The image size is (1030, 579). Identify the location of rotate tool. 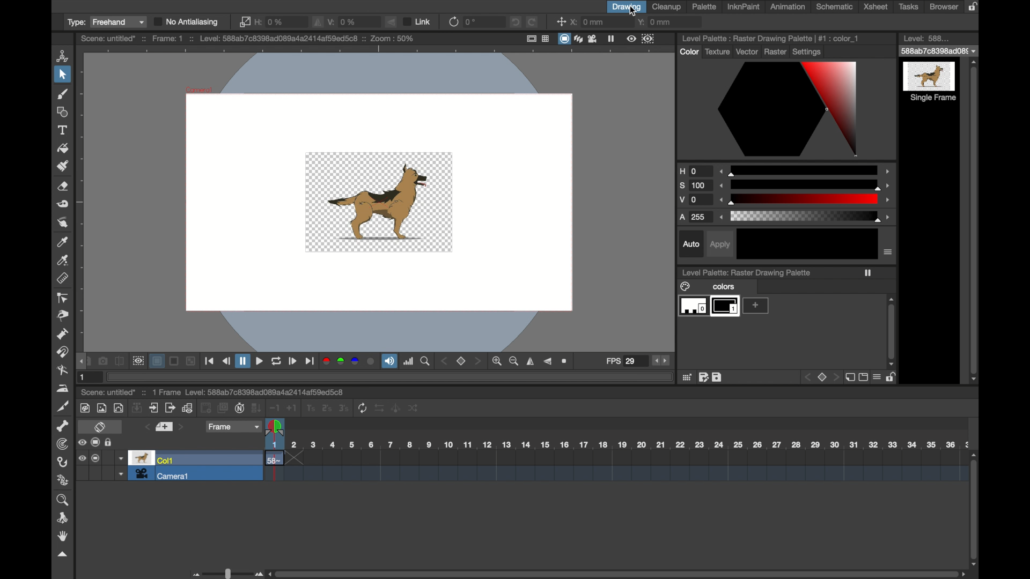
(64, 518).